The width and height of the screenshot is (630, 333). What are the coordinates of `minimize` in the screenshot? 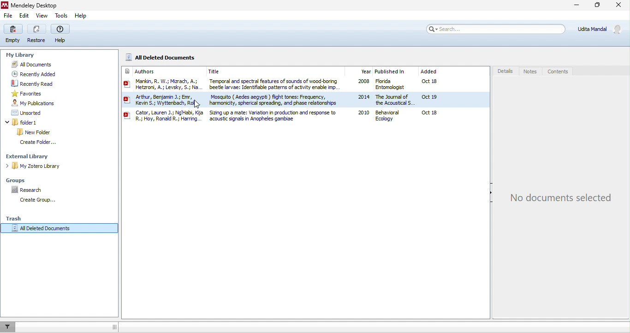 It's located at (576, 6).